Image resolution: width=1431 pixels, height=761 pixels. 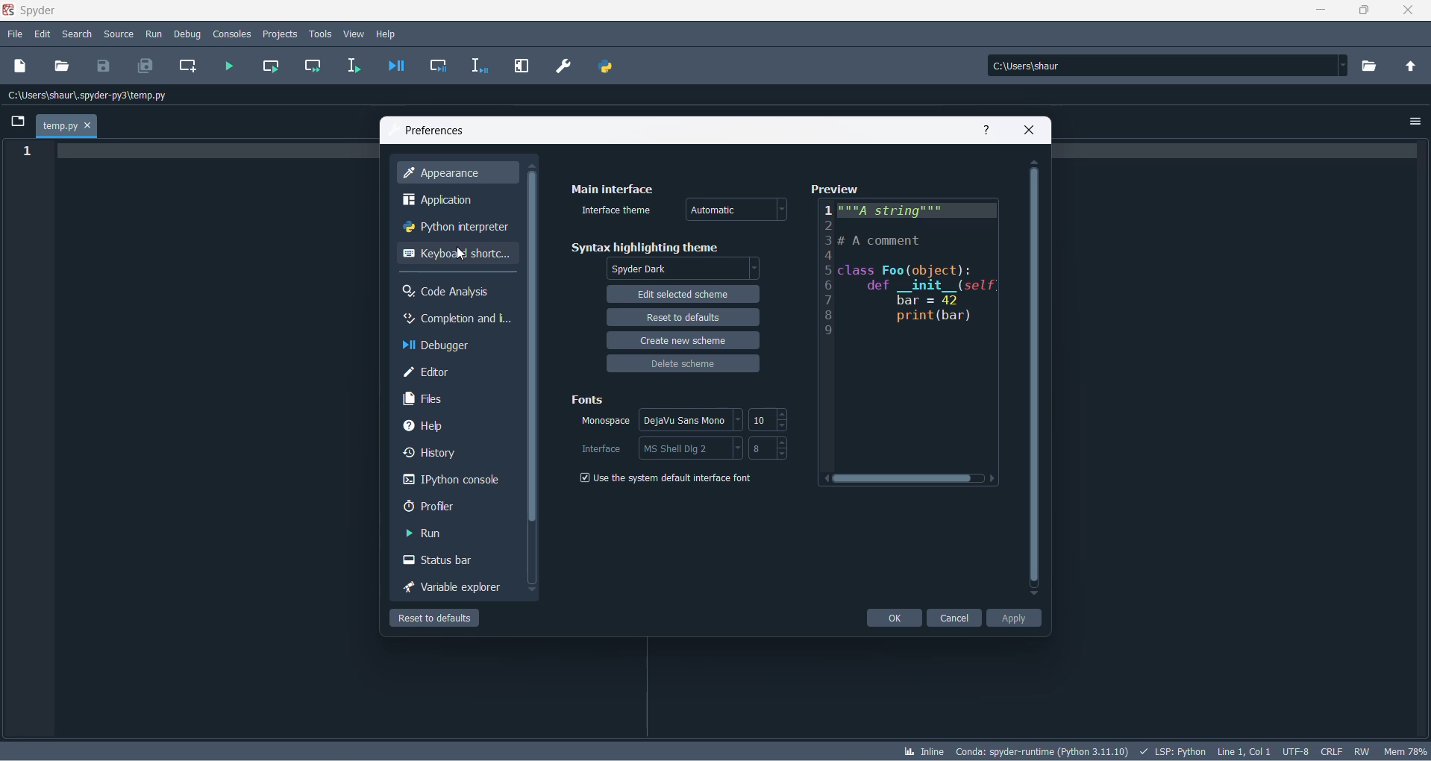 I want to click on projects, so click(x=281, y=33).